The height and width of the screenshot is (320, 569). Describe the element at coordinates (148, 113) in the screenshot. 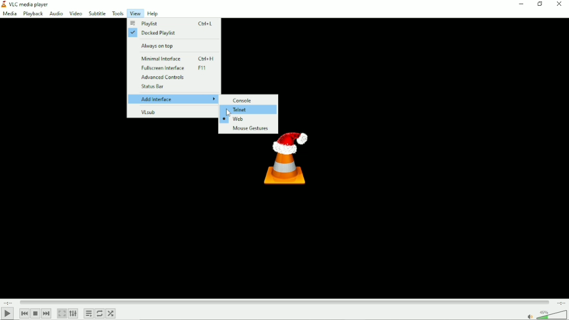

I see `VLsub` at that location.